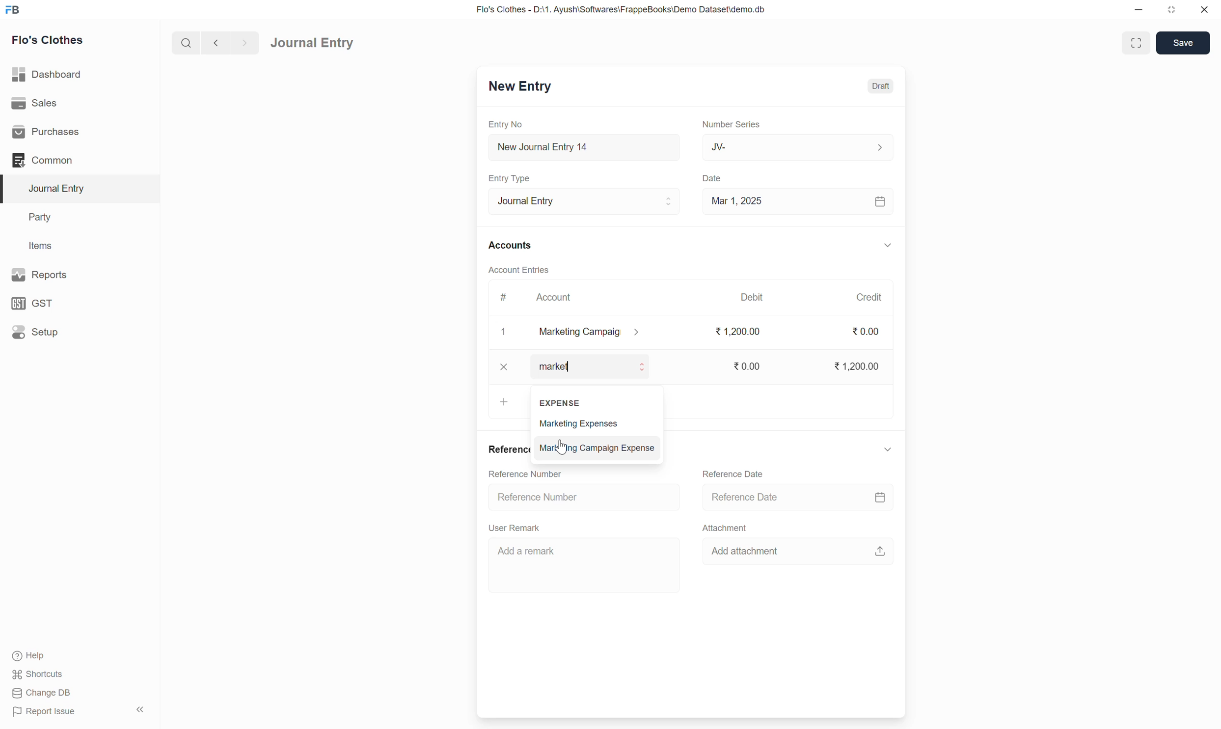 This screenshot has height=729, width=1221. What do you see at coordinates (519, 269) in the screenshot?
I see `Account Entries` at bounding box center [519, 269].